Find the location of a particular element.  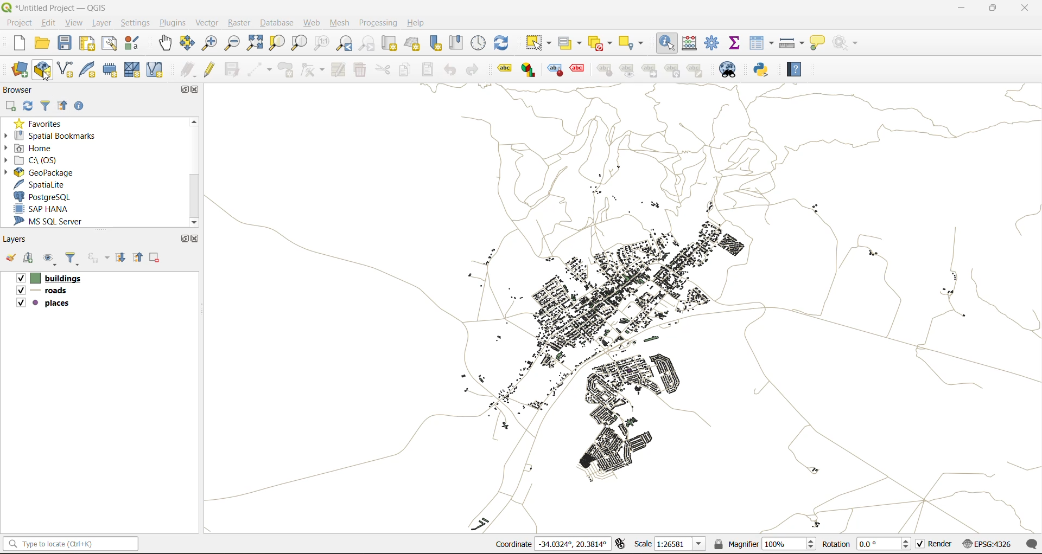

paste is located at coordinates (428, 68).